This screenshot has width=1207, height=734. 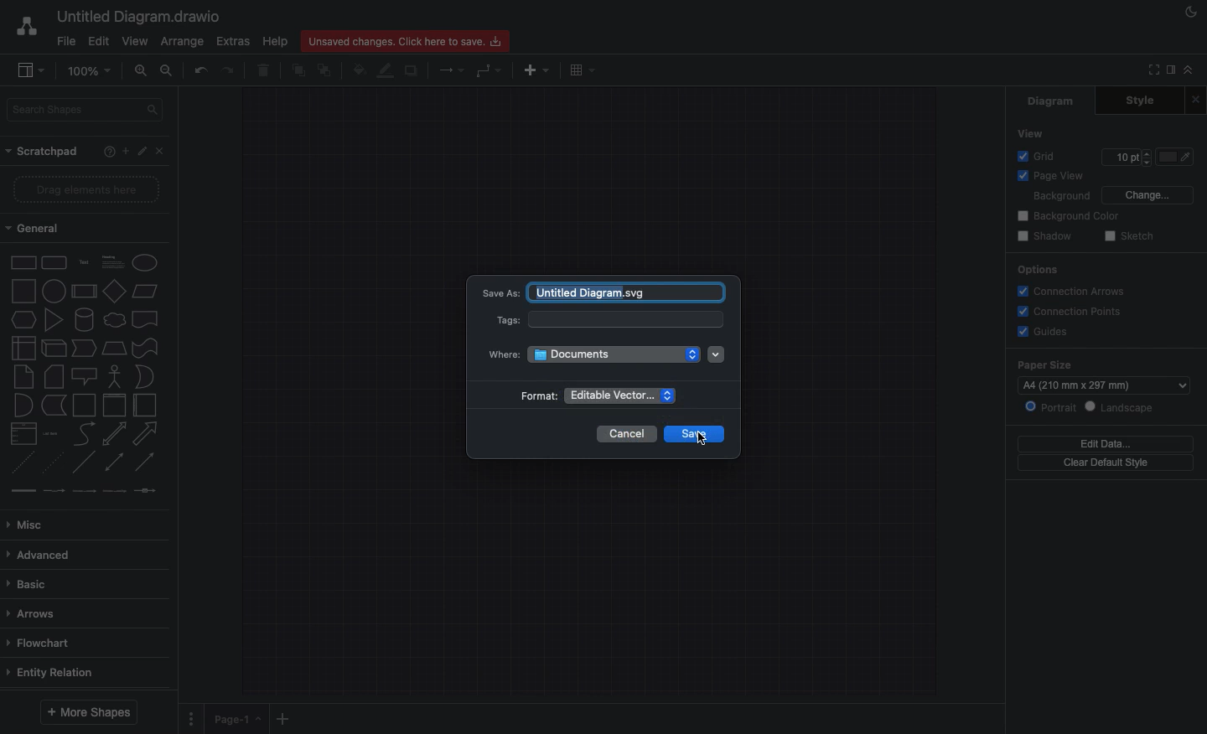 What do you see at coordinates (31, 614) in the screenshot?
I see `Arrows` at bounding box center [31, 614].